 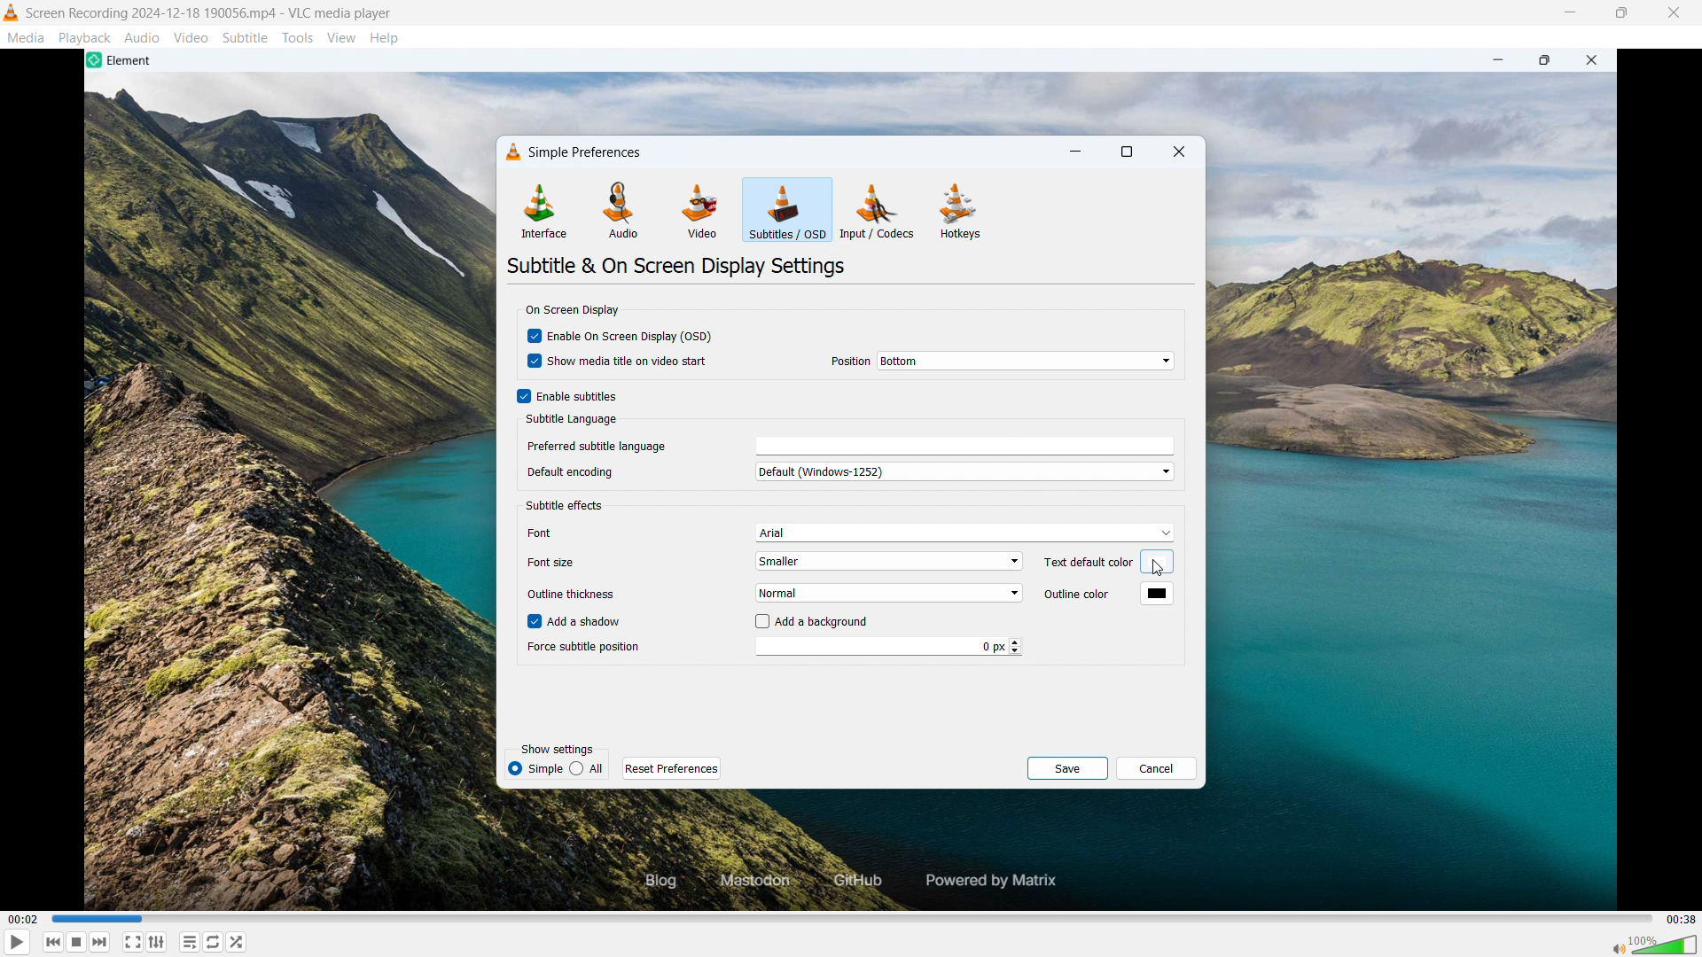 I want to click on toggle playlist, so click(x=190, y=942).